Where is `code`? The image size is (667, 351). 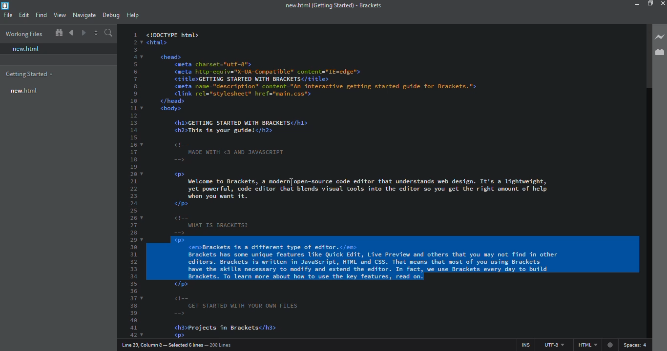
code is located at coordinates (251, 310).